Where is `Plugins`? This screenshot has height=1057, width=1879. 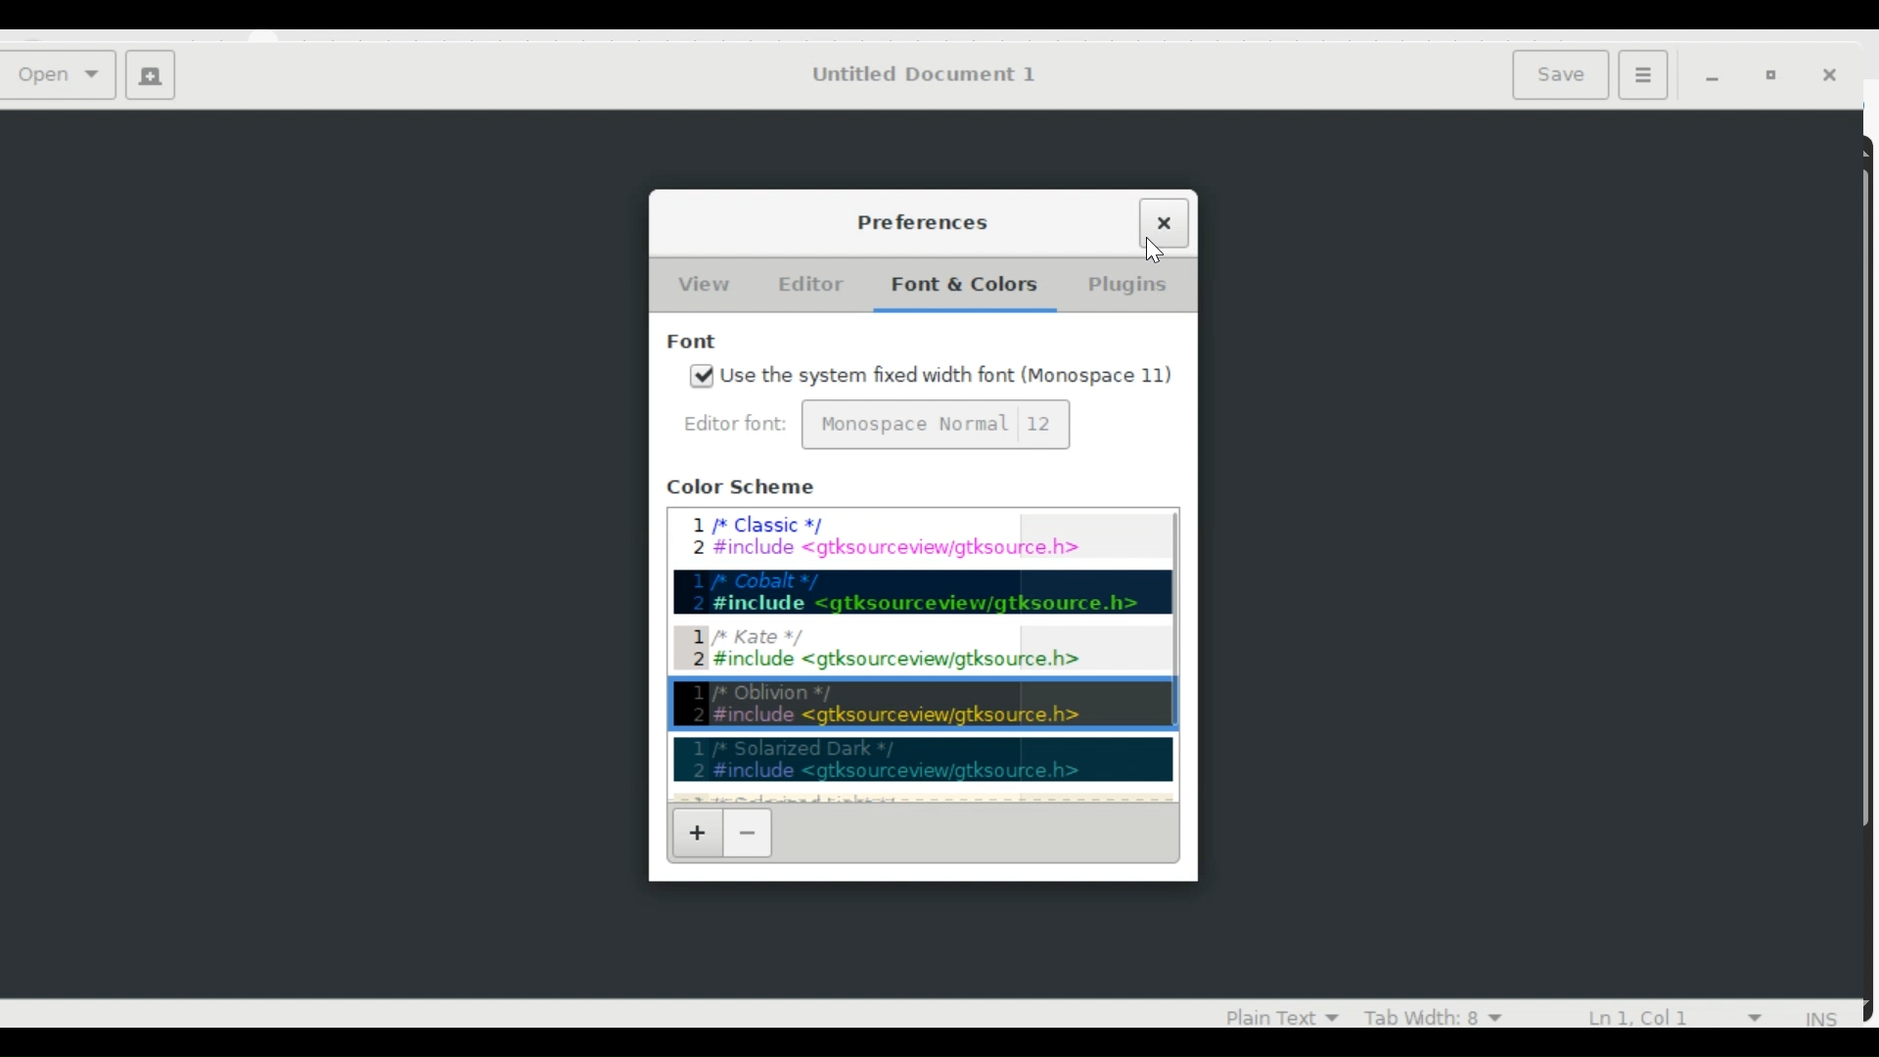 Plugins is located at coordinates (1126, 287).